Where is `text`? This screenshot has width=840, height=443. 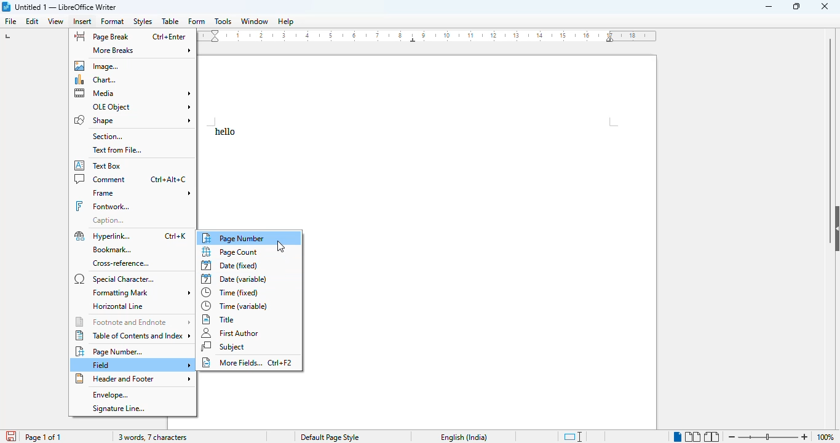 text is located at coordinates (226, 131).